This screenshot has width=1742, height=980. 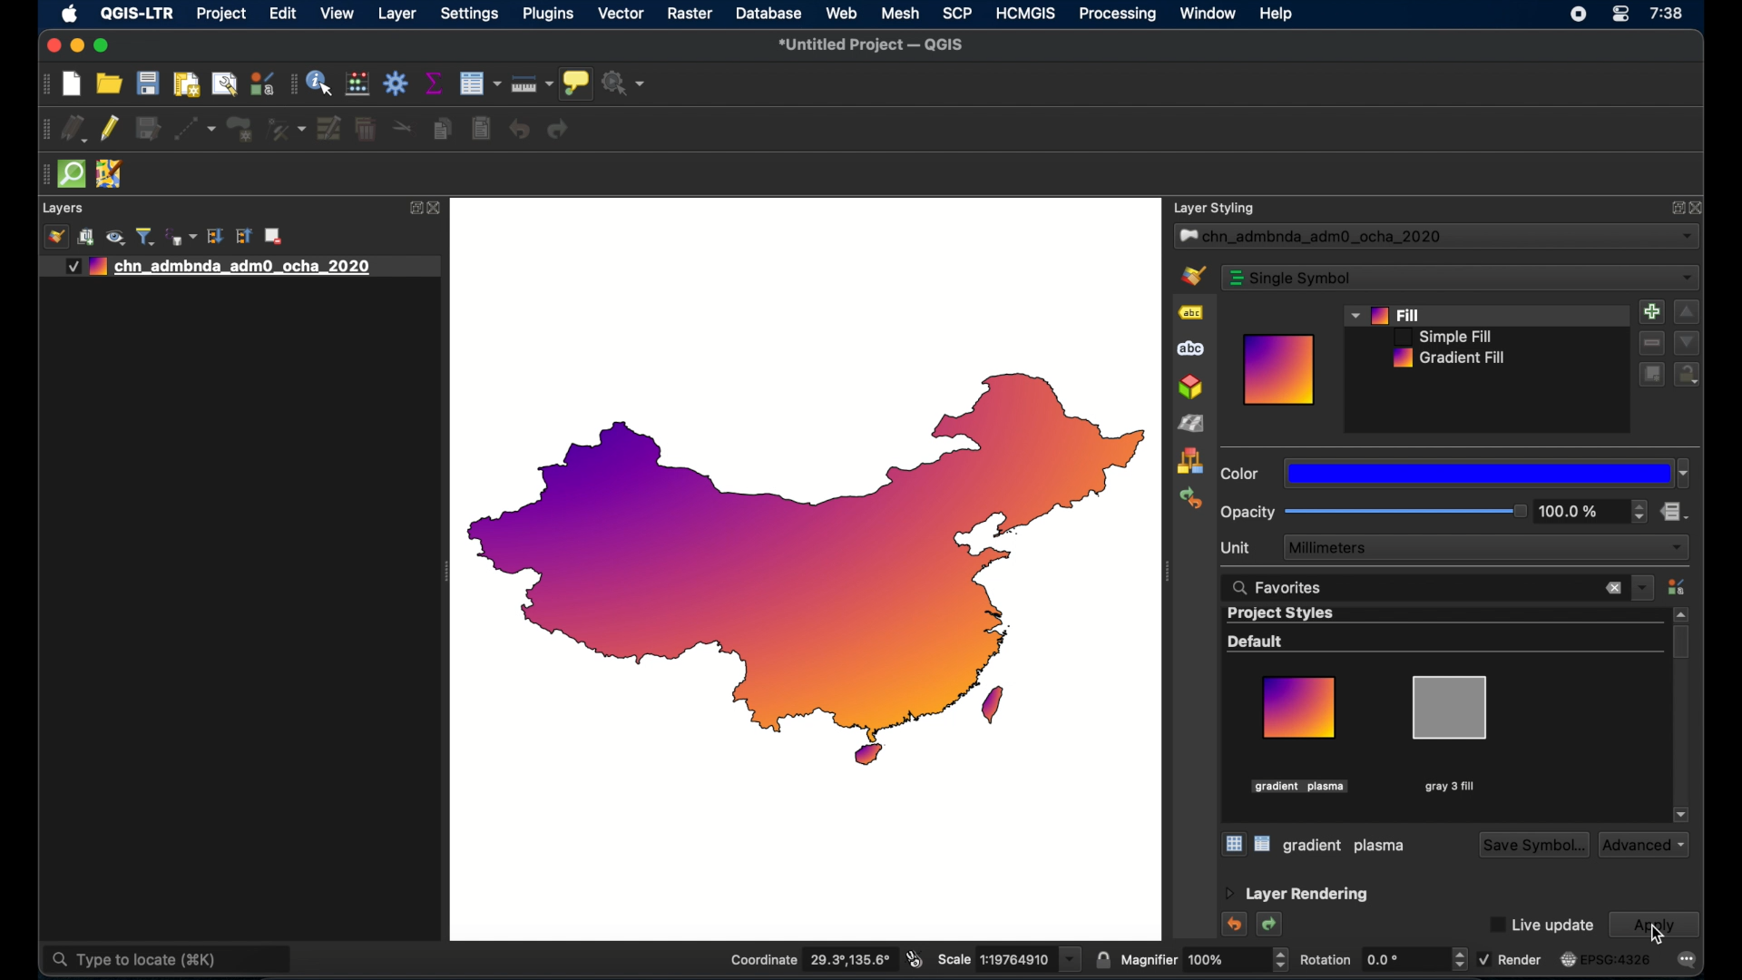 What do you see at coordinates (1674, 512) in the screenshot?
I see `data defined override` at bounding box center [1674, 512].